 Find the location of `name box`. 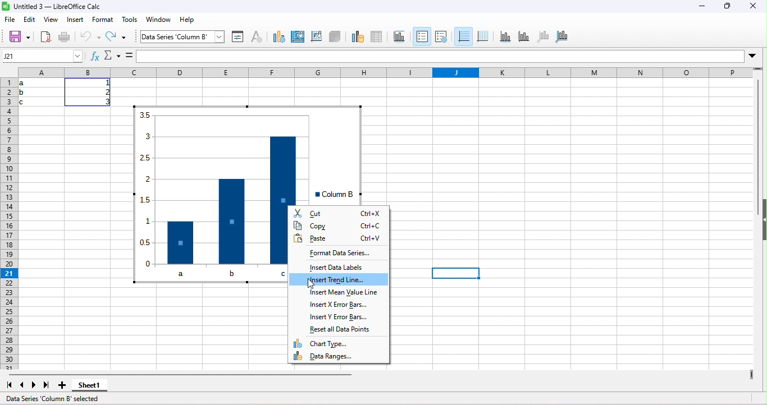

name box is located at coordinates (43, 57).